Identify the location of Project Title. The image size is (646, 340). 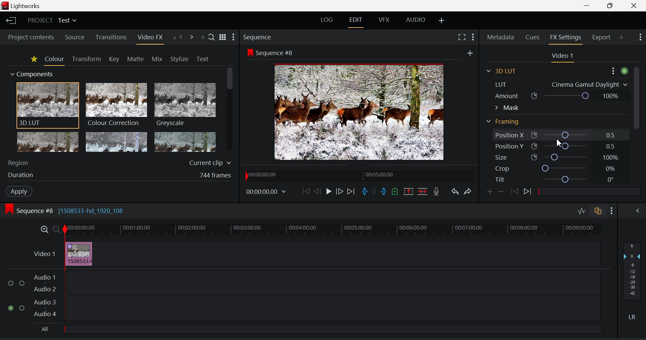
(52, 20).